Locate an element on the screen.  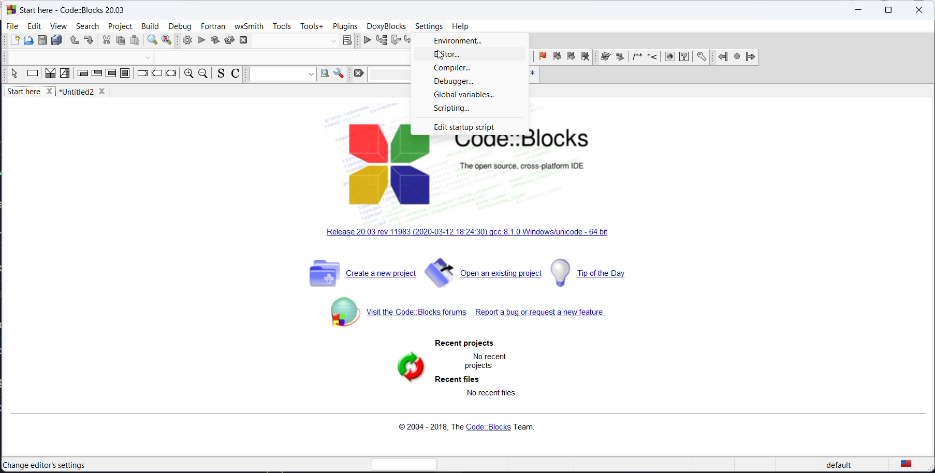
file is located at coordinates (13, 26).